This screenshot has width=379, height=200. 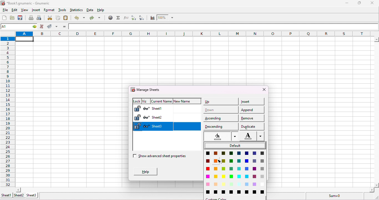 What do you see at coordinates (67, 19) in the screenshot?
I see `paste` at bounding box center [67, 19].